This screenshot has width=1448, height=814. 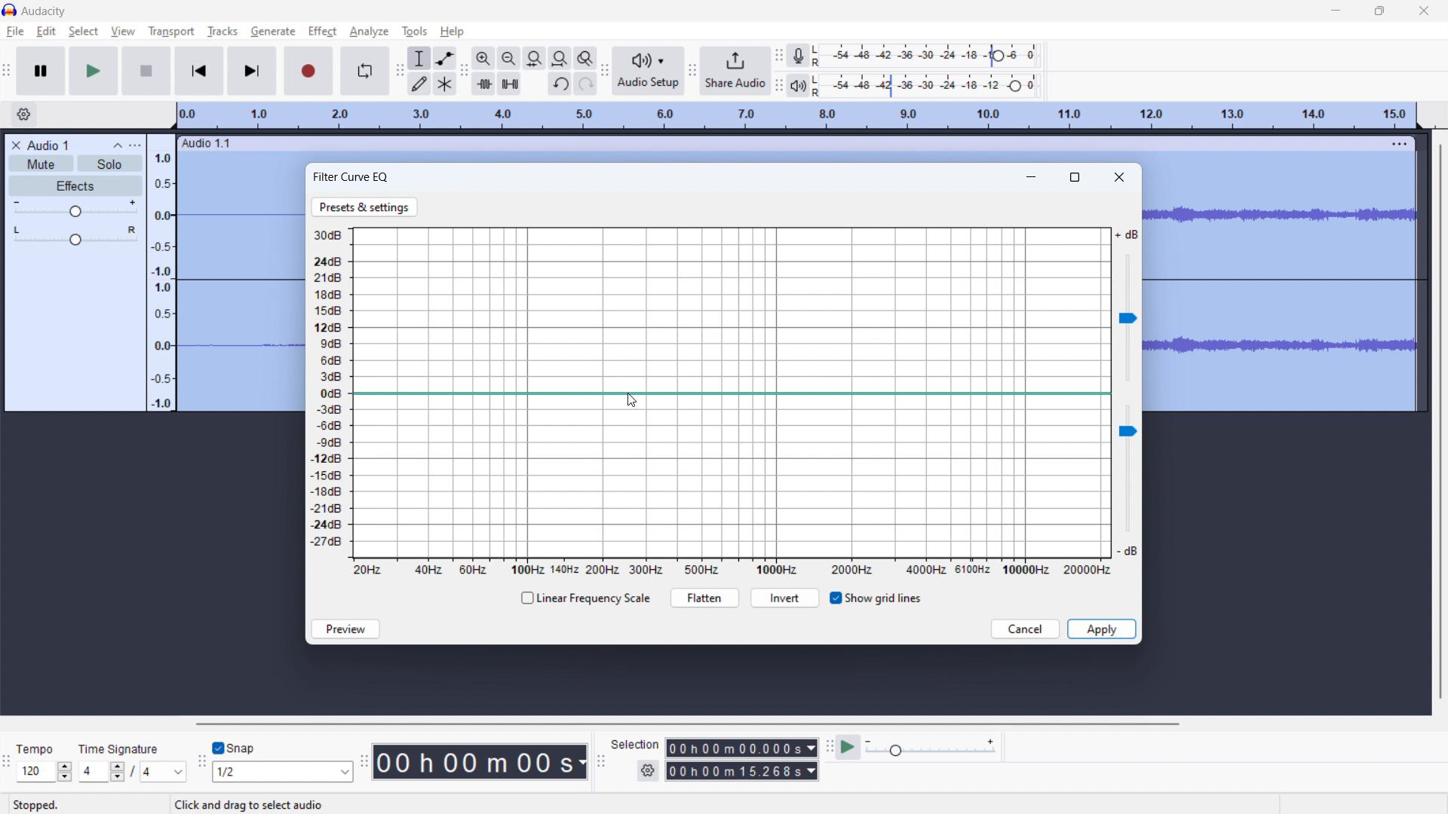 I want to click on frequency scale, so click(x=732, y=568).